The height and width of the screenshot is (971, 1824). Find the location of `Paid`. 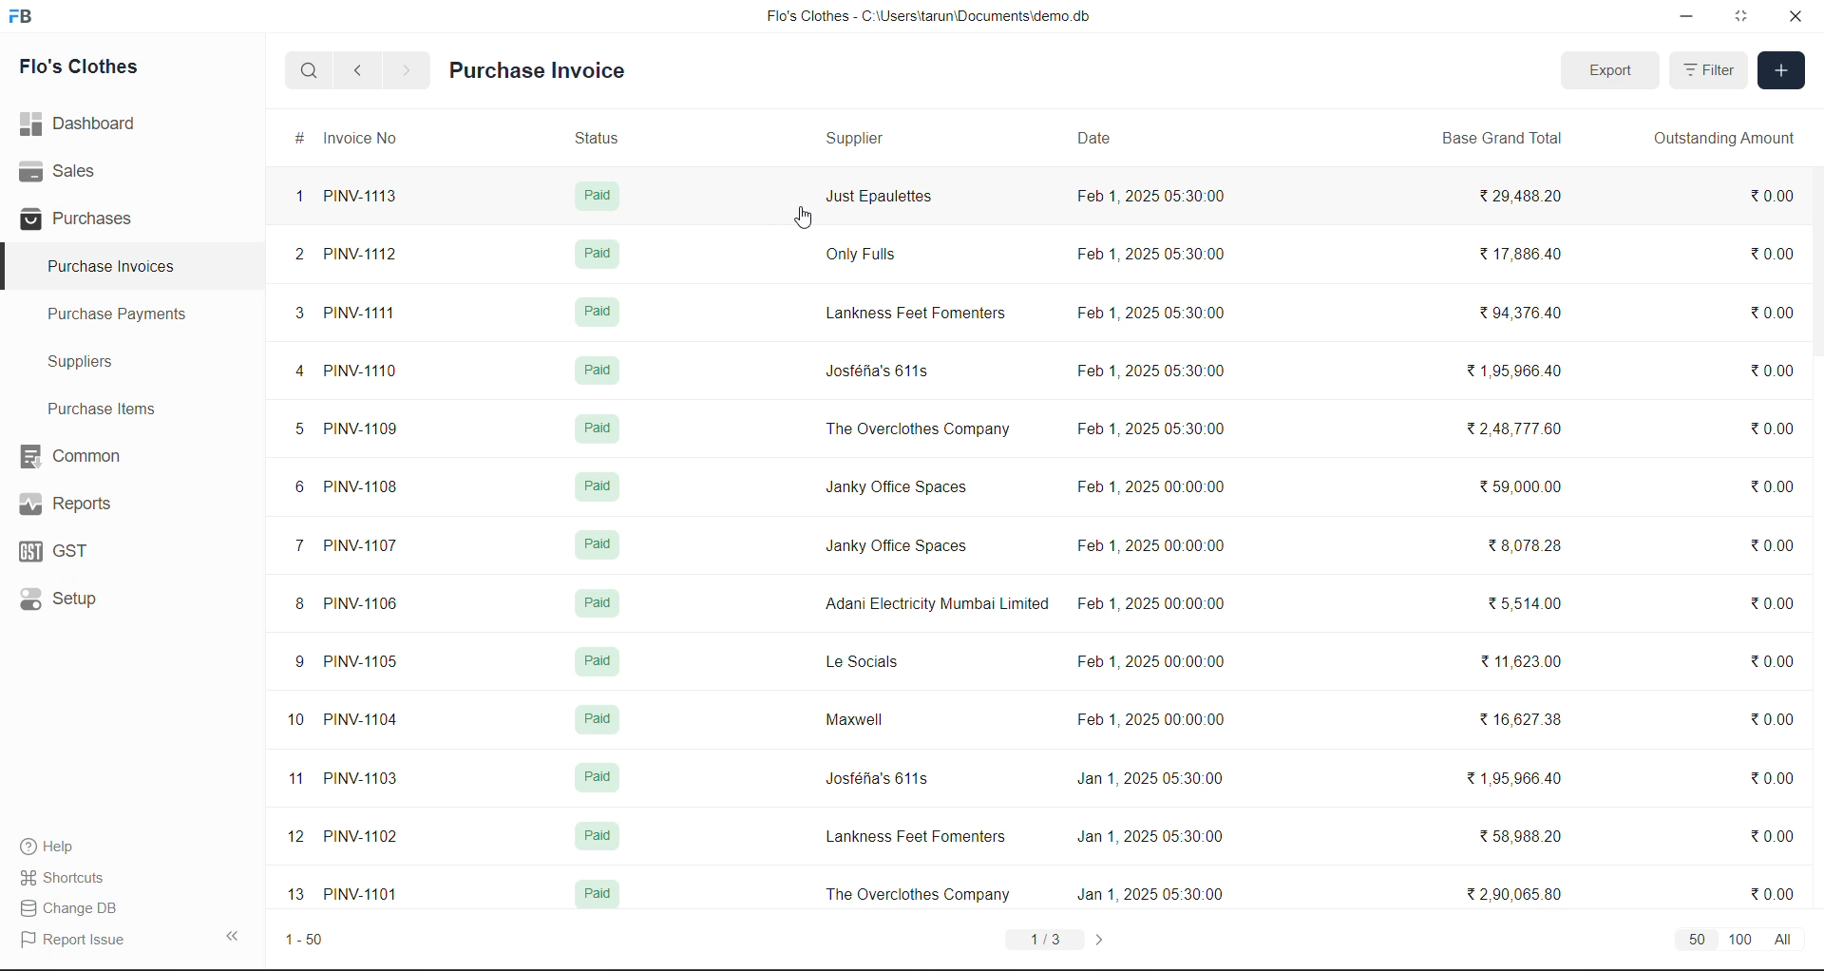

Paid is located at coordinates (601, 369).